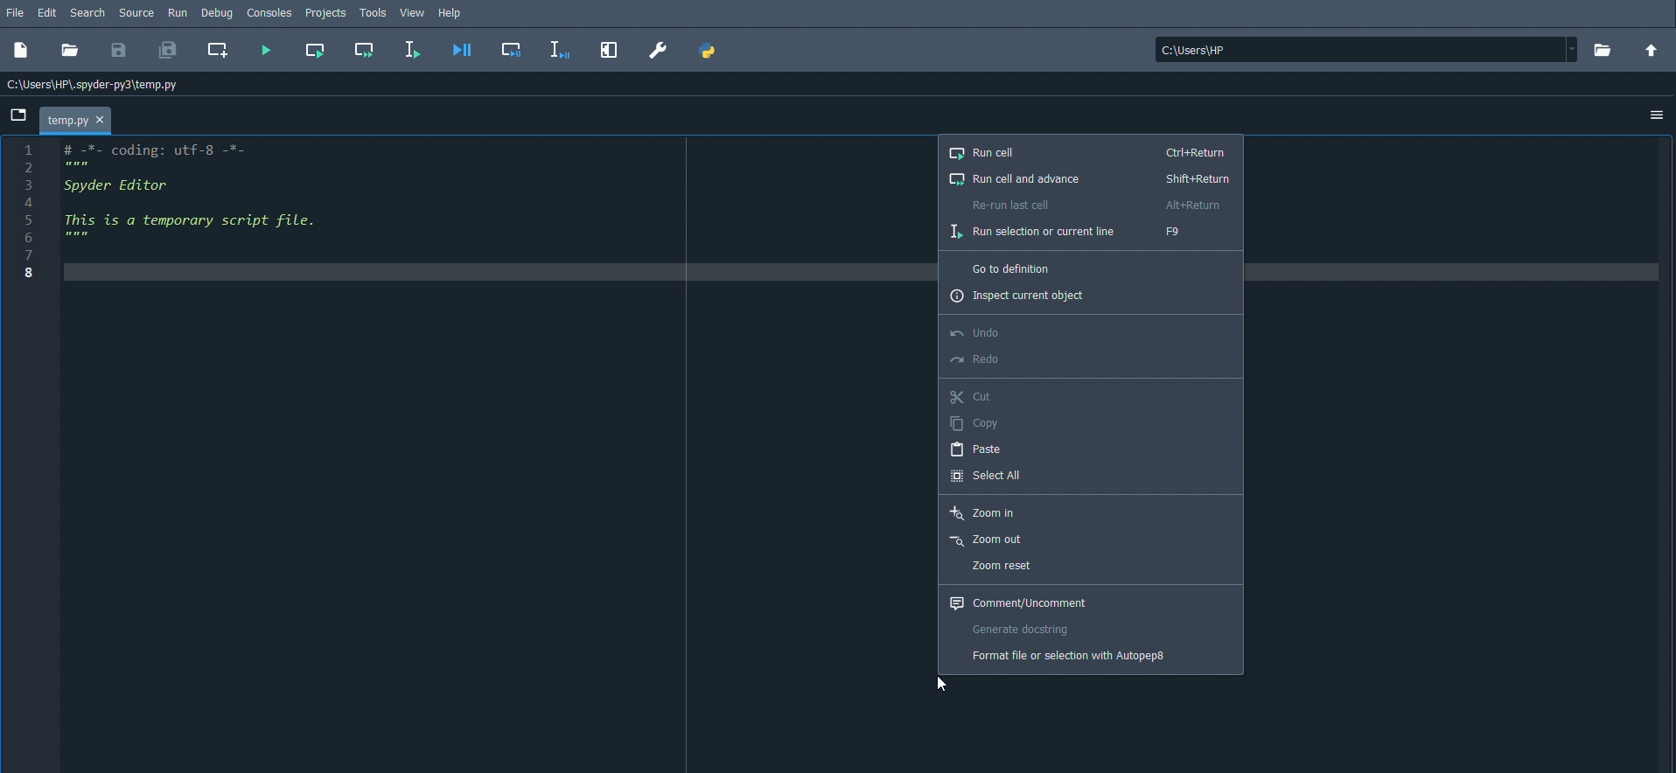  What do you see at coordinates (88, 13) in the screenshot?
I see `Search` at bounding box center [88, 13].